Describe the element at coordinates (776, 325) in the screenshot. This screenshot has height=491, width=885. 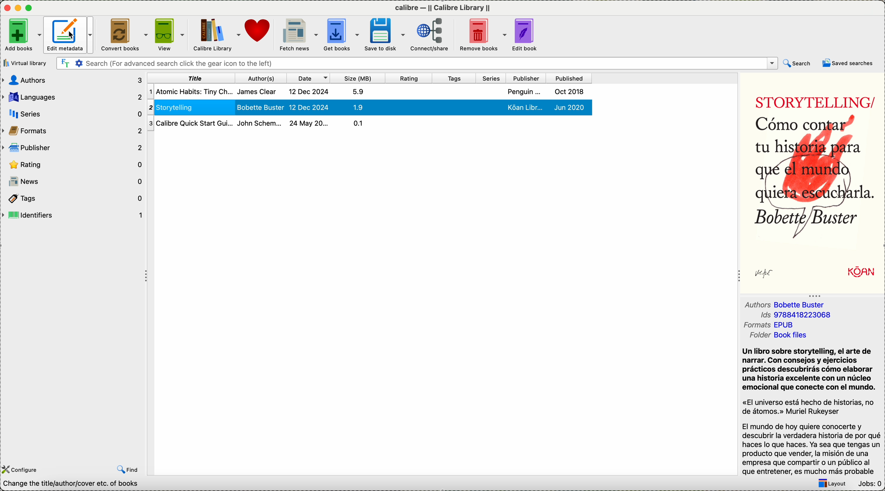
I see `folder` at that location.